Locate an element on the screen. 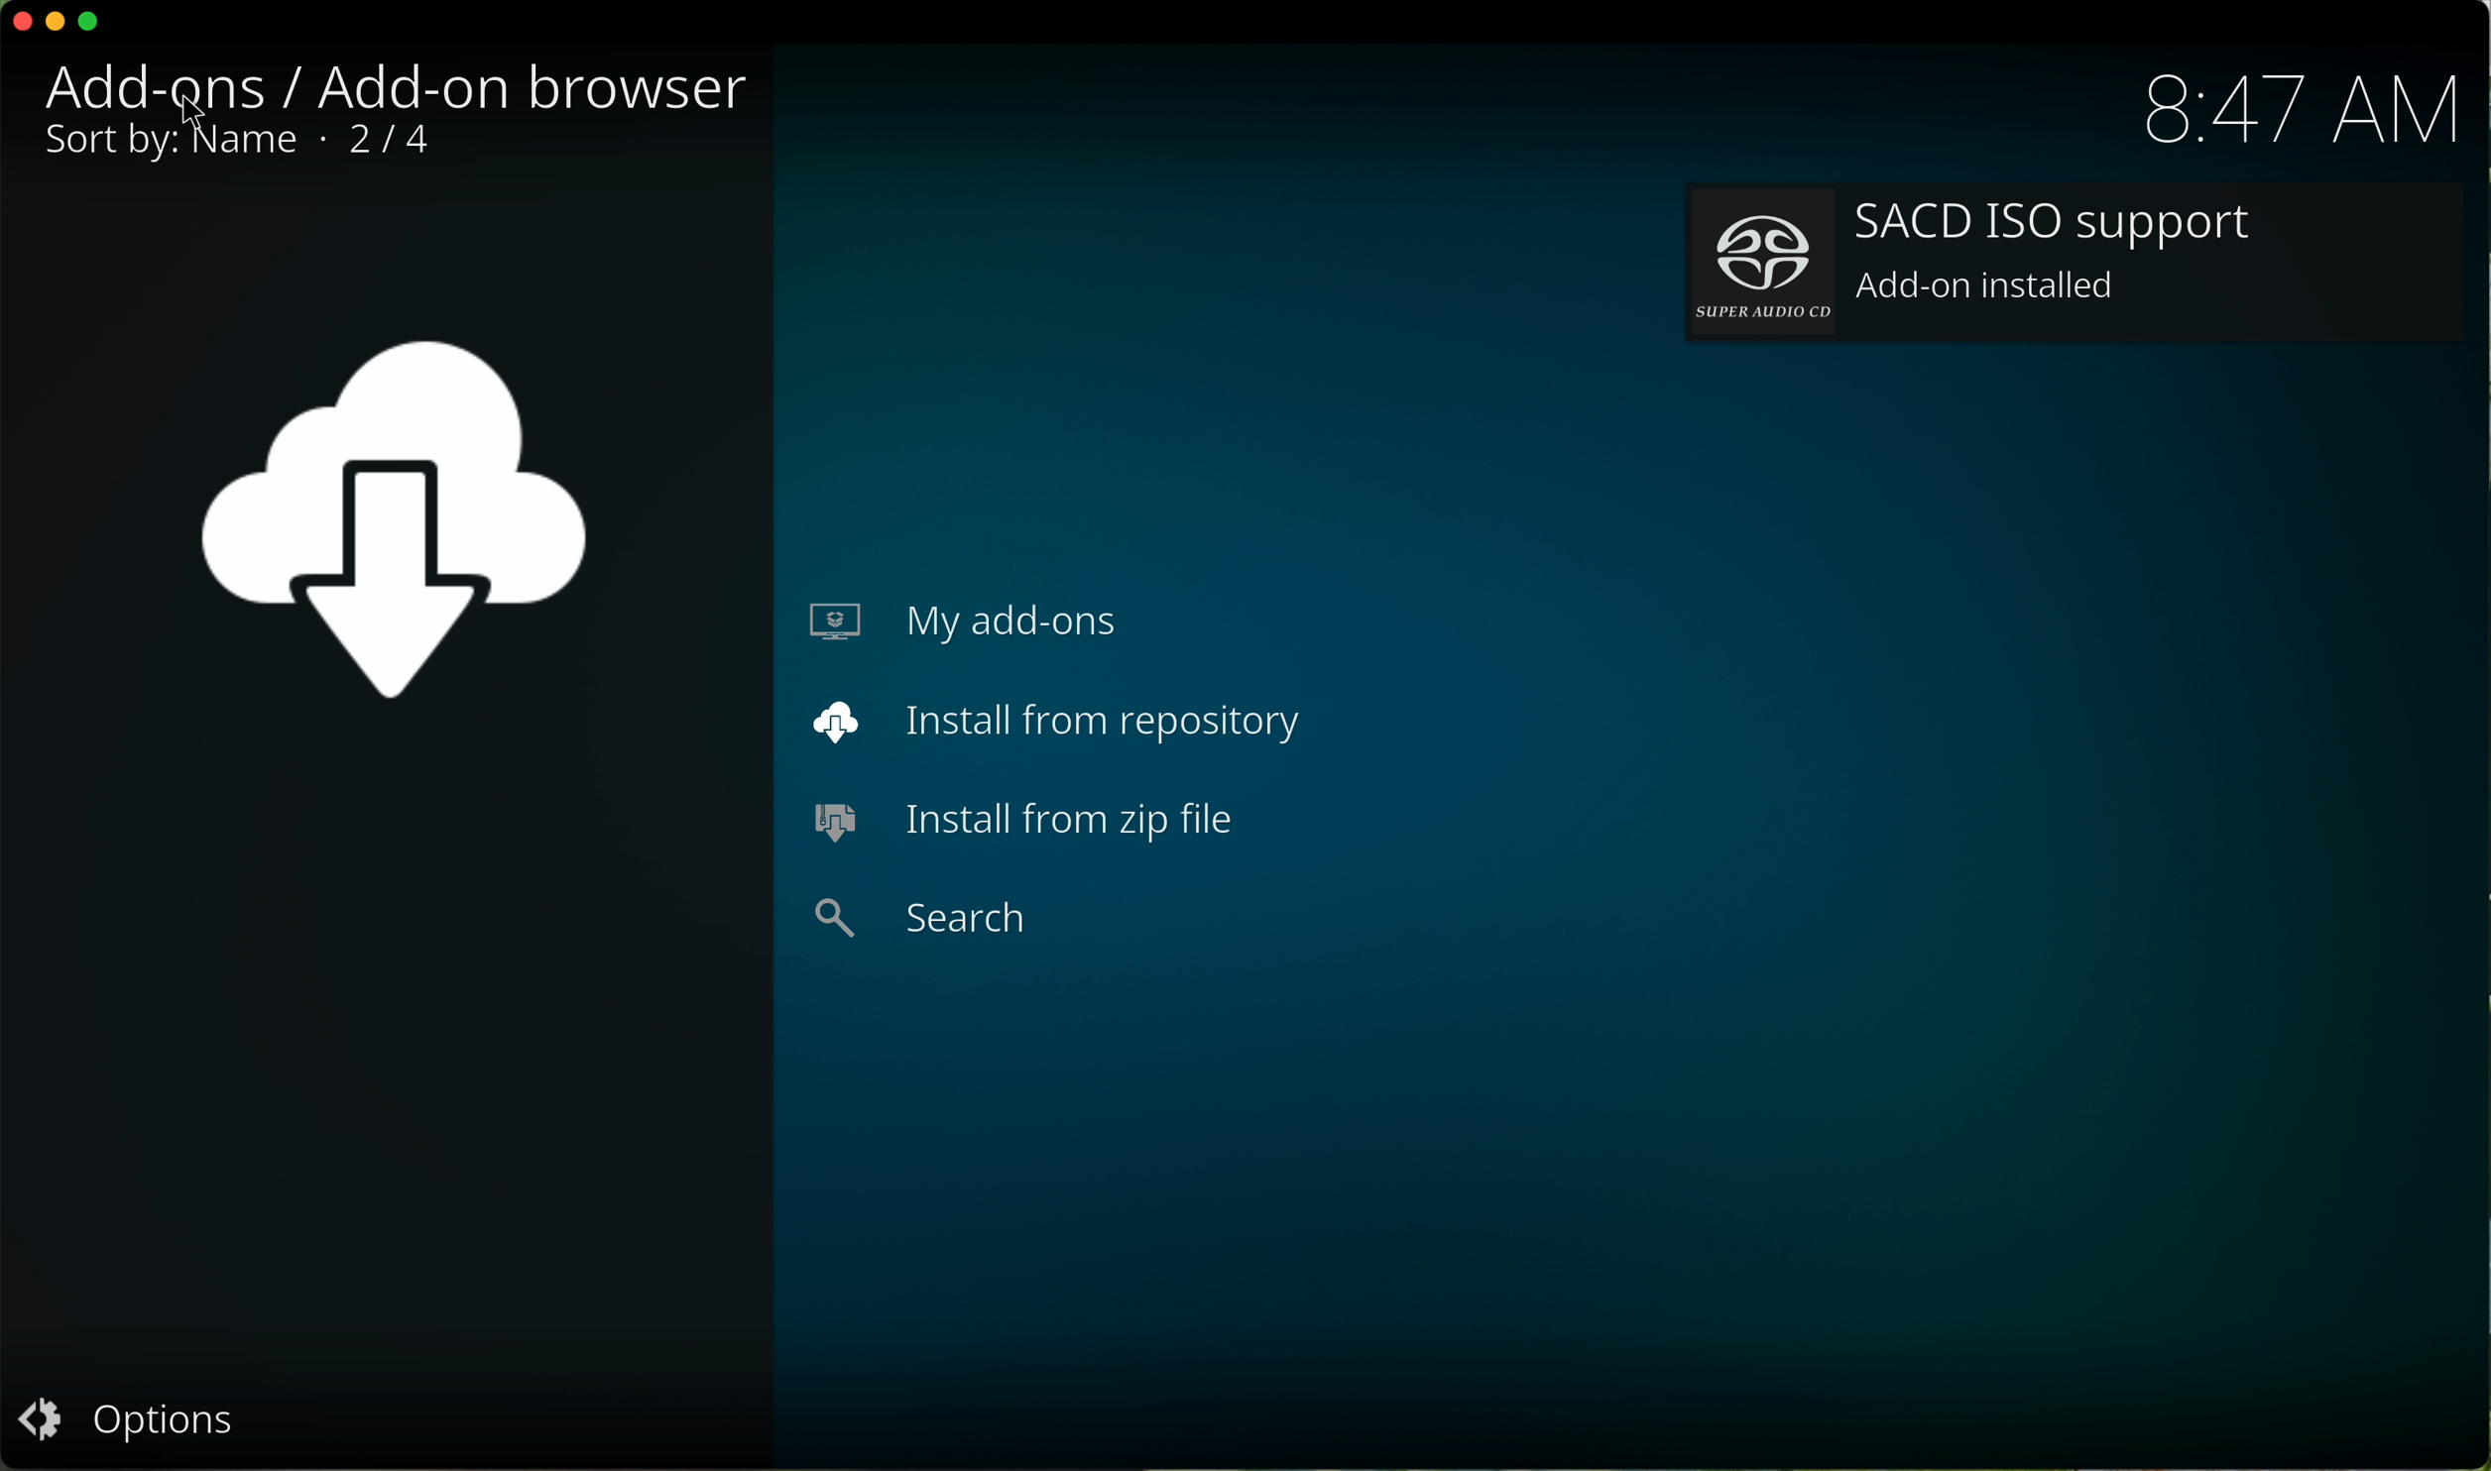 Image resolution: width=2491 pixels, height=1471 pixels. close is located at coordinates (17, 22).